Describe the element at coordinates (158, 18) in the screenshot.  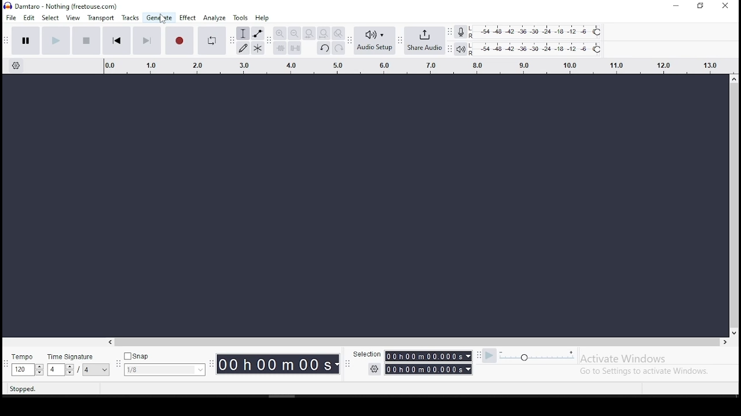
I see `generate` at that location.